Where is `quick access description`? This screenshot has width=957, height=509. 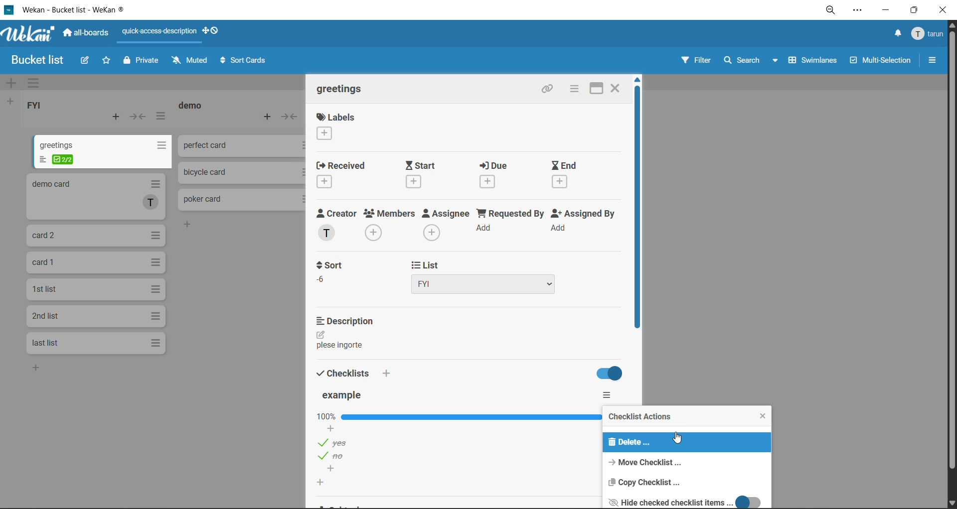
quick access description is located at coordinates (157, 35).